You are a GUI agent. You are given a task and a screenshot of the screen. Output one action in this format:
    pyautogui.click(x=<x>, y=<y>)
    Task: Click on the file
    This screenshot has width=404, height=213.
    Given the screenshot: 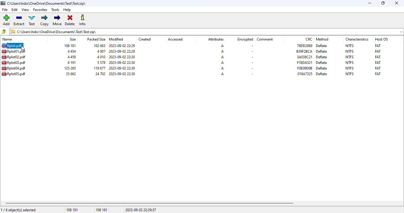 What is the action you would take?
    pyautogui.click(x=14, y=73)
    